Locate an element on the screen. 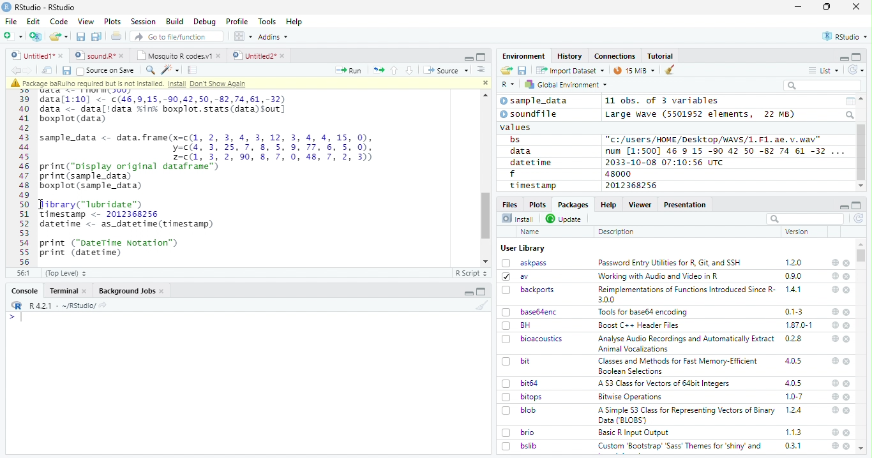 This screenshot has height=458, width=872. scroll up is located at coordinates (483, 96).